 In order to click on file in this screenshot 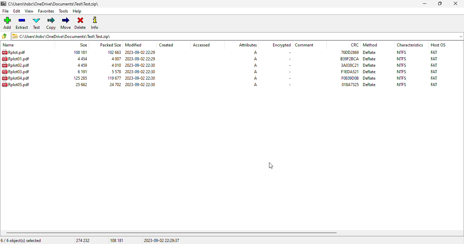, I will do `click(16, 65)`.